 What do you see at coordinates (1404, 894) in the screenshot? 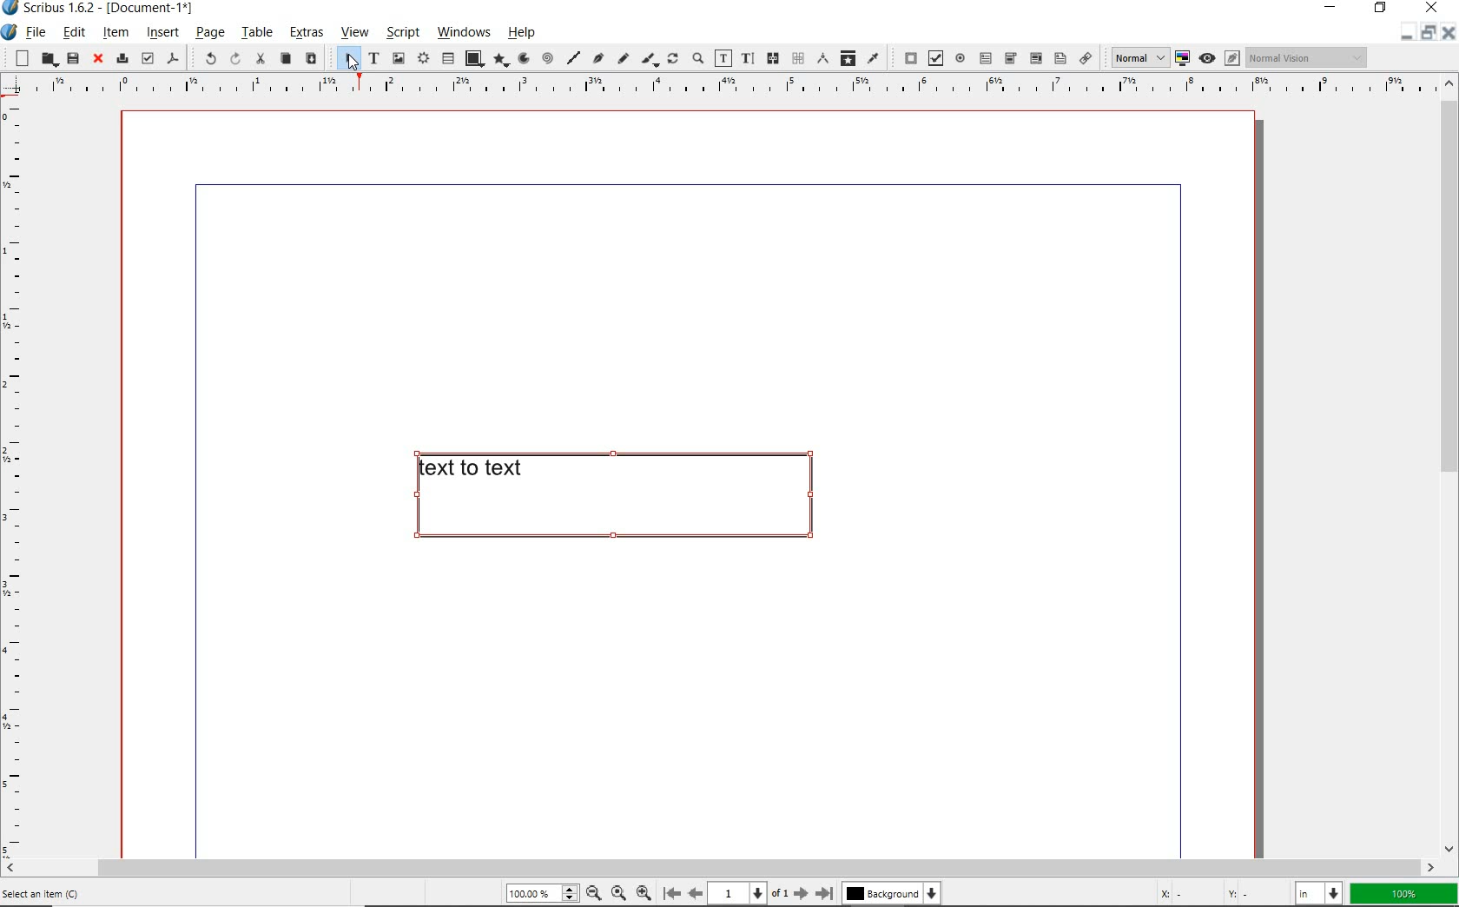
I see `100%` at bounding box center [1404, 894].